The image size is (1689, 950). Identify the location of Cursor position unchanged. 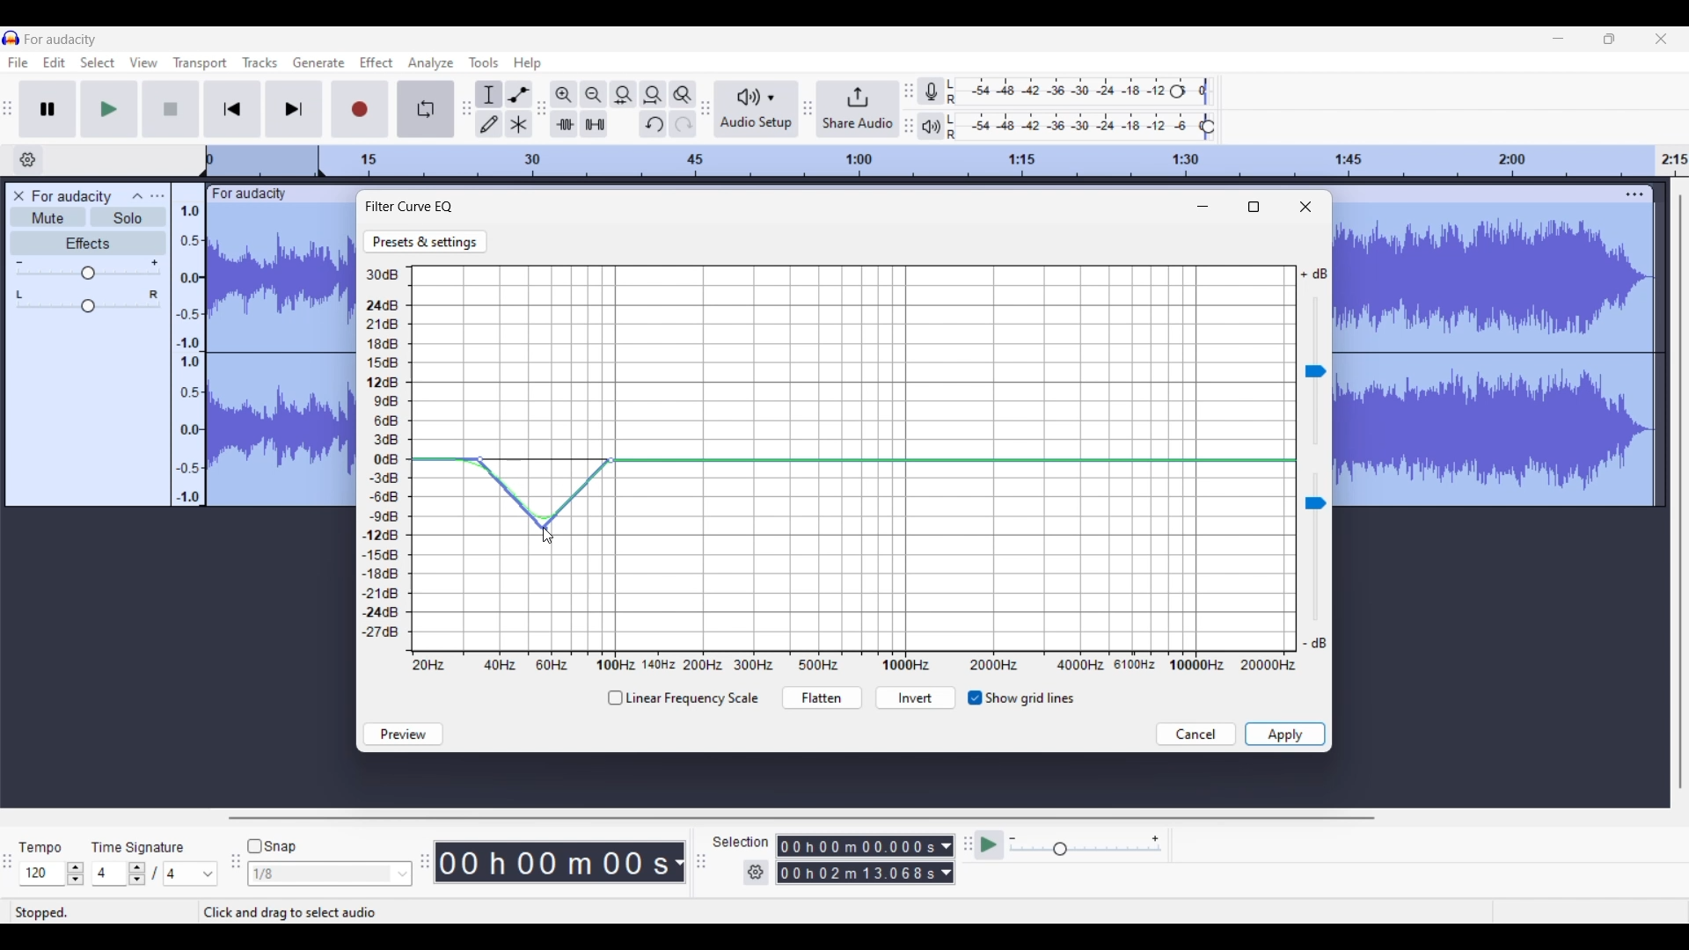
(548, 536).